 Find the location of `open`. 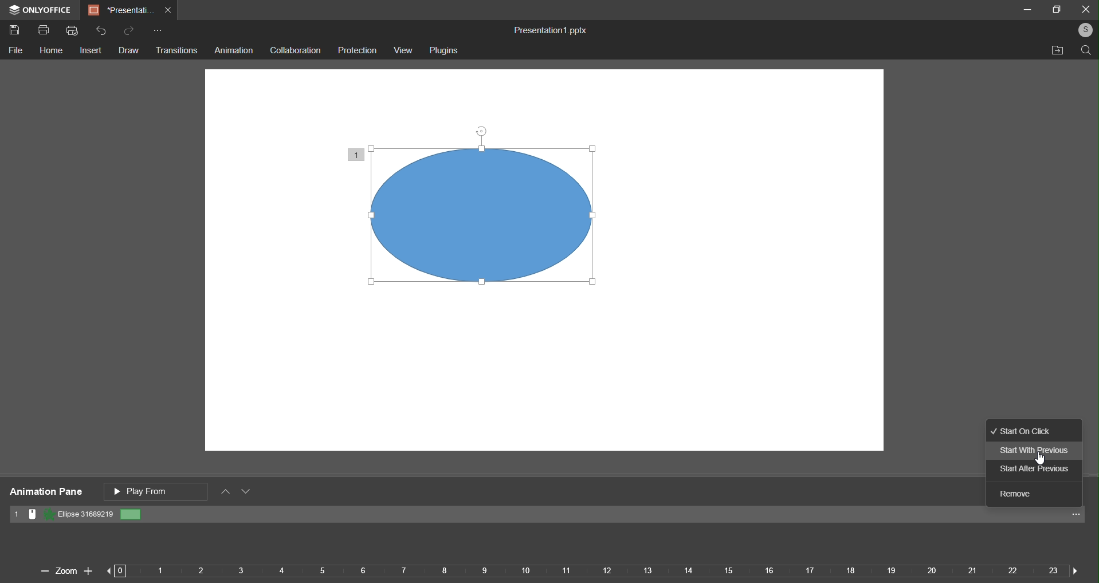

open is located at coordinates (1054, 51).